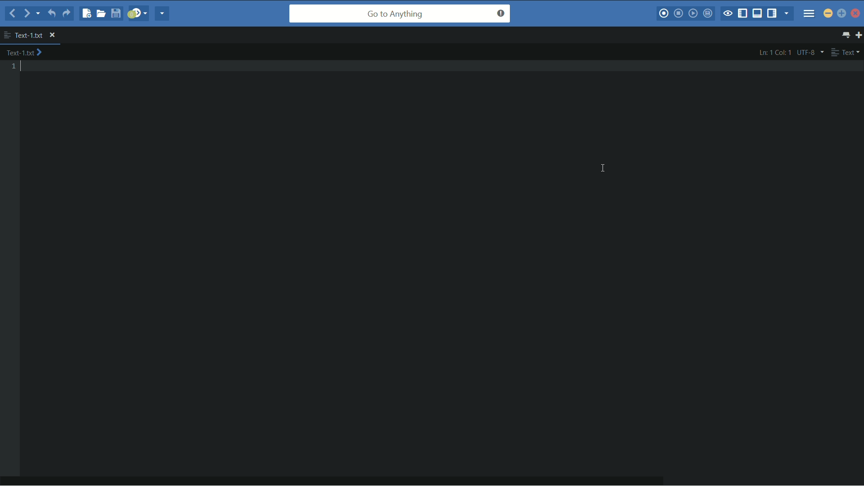  I want to click on text cursor, so click(24, 67).